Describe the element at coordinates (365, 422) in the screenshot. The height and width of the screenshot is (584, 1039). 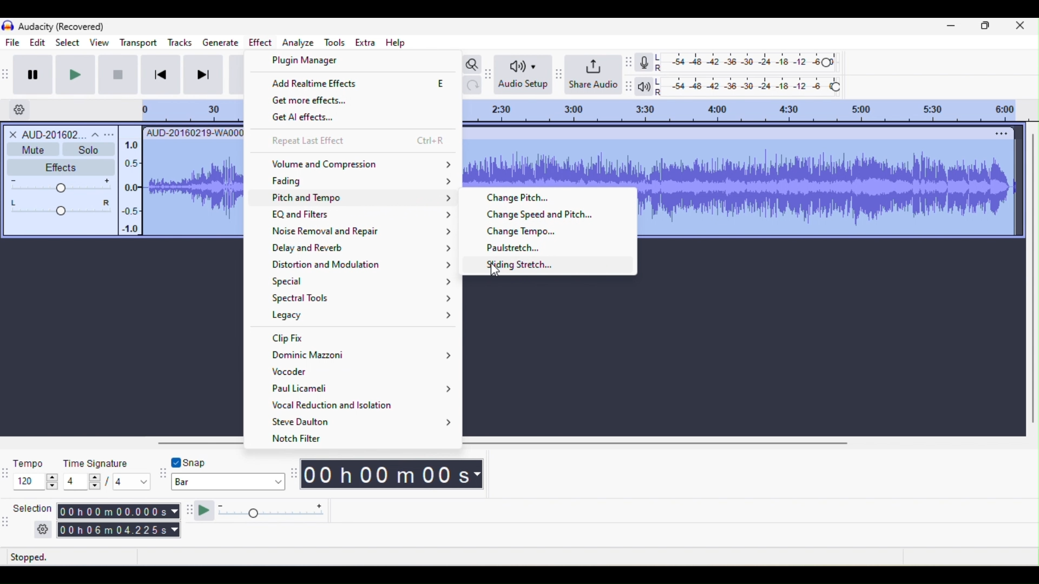
I see `steve daulton` at that location.